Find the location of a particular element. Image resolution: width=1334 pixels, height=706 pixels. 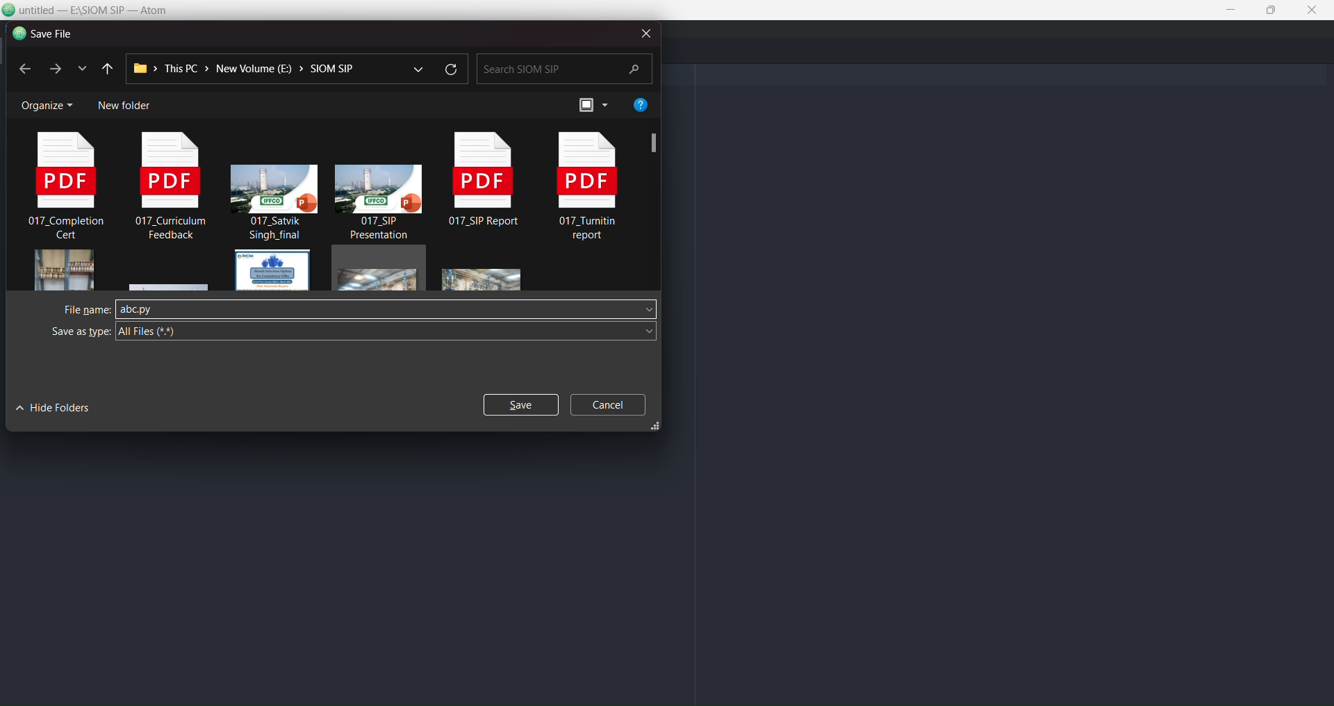

pdf file is located at coordinates (588, 187).